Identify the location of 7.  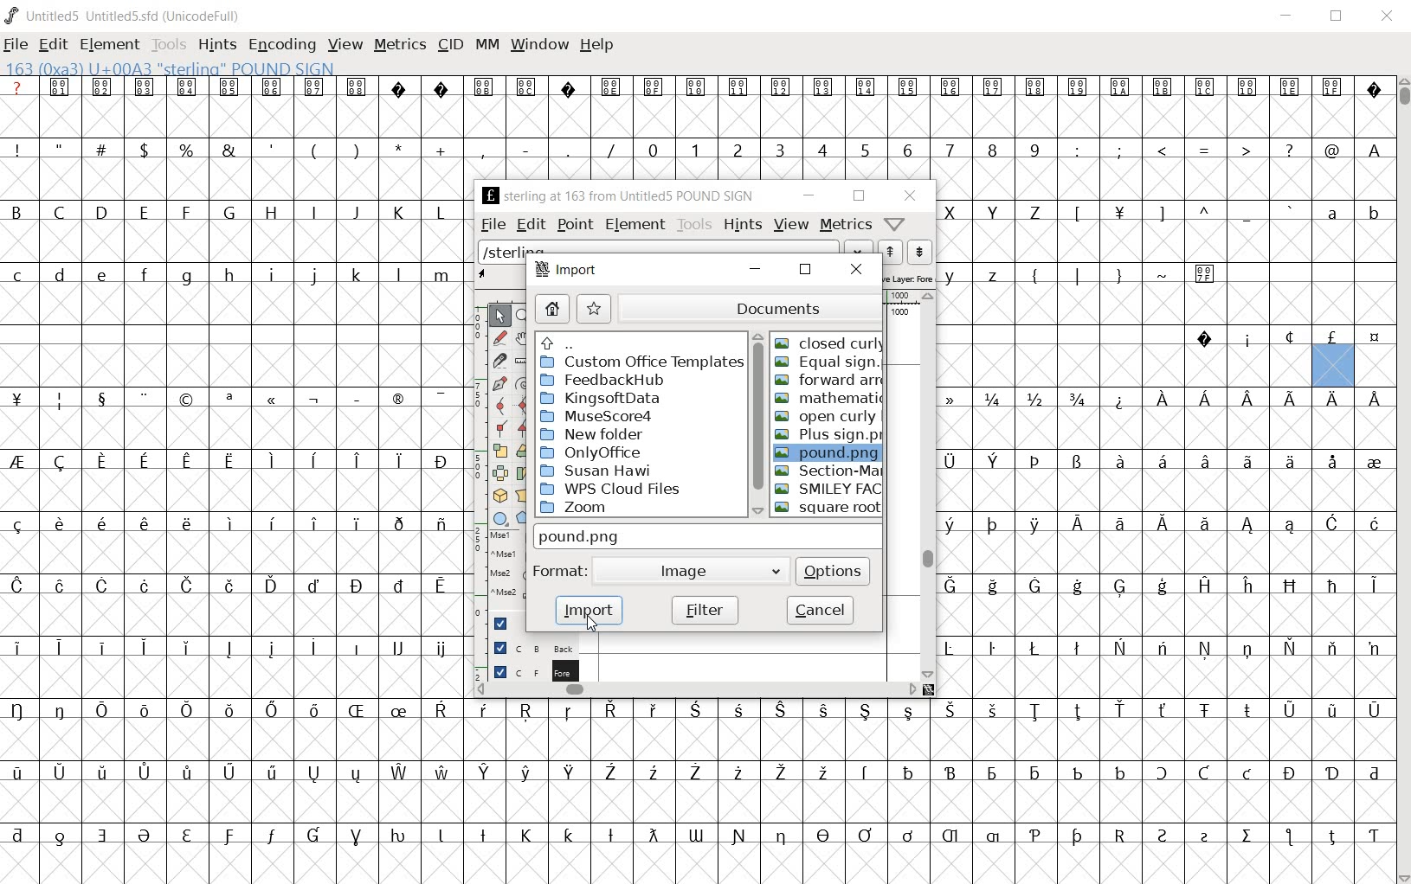
(950, 151).